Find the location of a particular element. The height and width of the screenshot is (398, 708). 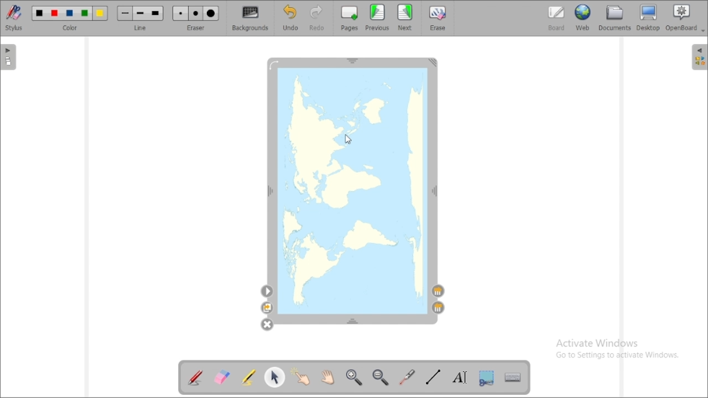

draw lines is located at coordinates (433, 378).